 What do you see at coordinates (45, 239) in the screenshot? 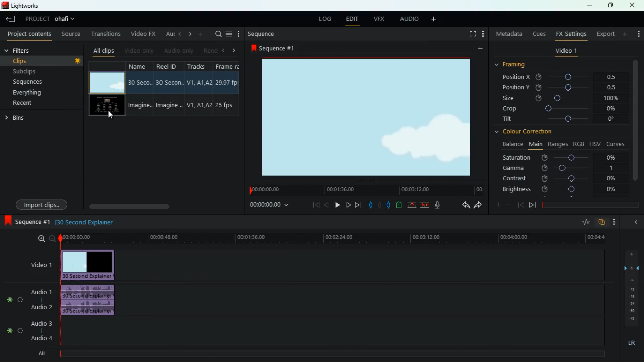
I see `zoom` at bounding box center [45, 239].